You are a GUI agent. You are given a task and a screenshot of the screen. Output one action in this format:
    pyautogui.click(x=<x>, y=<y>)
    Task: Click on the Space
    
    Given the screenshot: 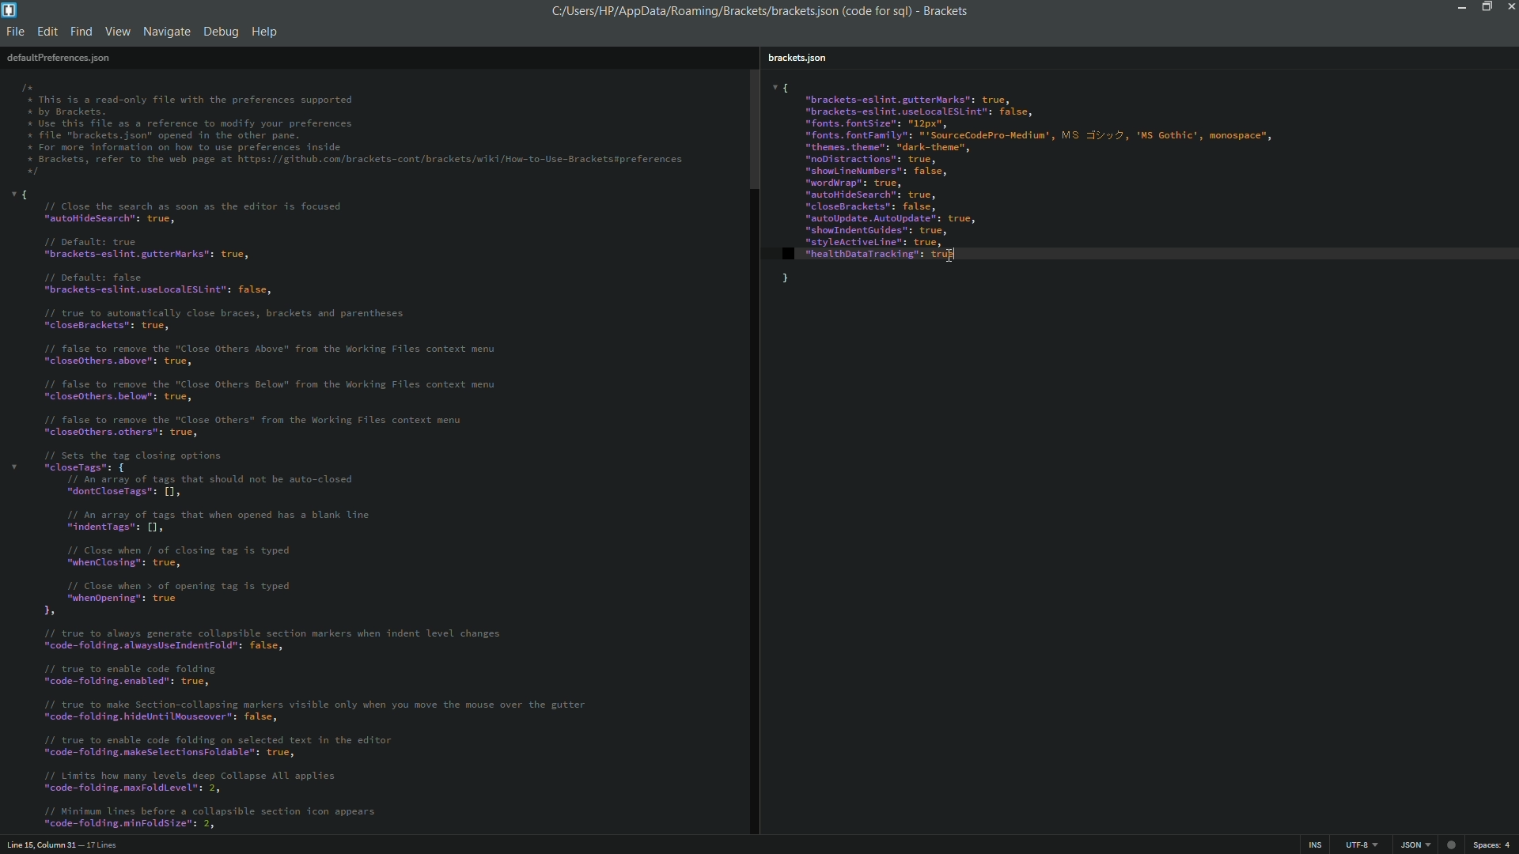 What is the action you would take?
    pyautogui.click(x=1495, y=846)
    